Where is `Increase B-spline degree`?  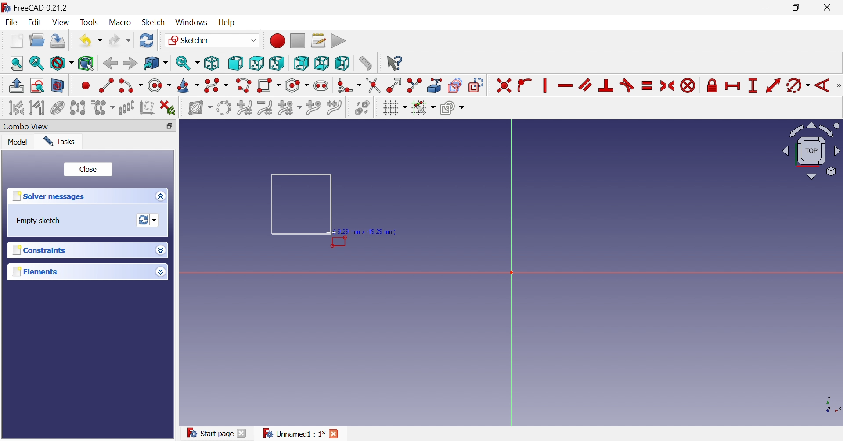
Increase B-spline degree is located at coordinates (244, 107).